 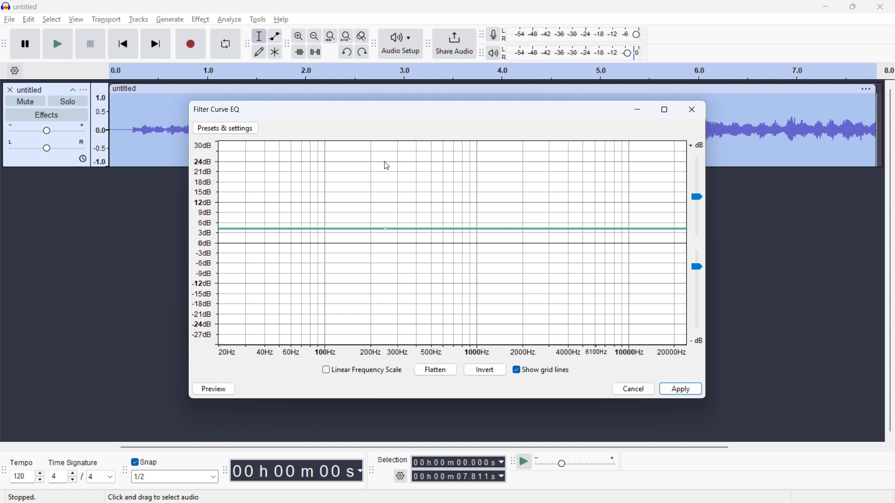 What do you see at coordinates (83, 476) in the screenshot?
I see `set Time signature` at bounding box center [83, 476].